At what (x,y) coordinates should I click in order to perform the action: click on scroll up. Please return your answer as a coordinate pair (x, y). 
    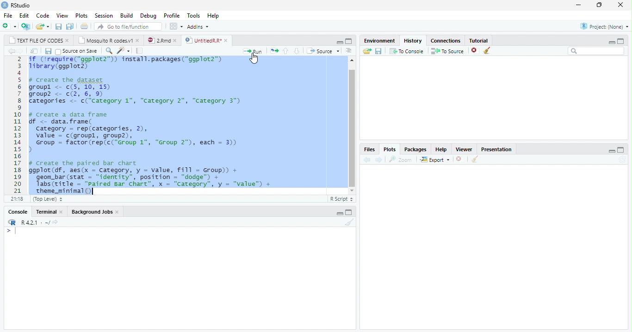
    Looking at the image, I should click on (352, 60).